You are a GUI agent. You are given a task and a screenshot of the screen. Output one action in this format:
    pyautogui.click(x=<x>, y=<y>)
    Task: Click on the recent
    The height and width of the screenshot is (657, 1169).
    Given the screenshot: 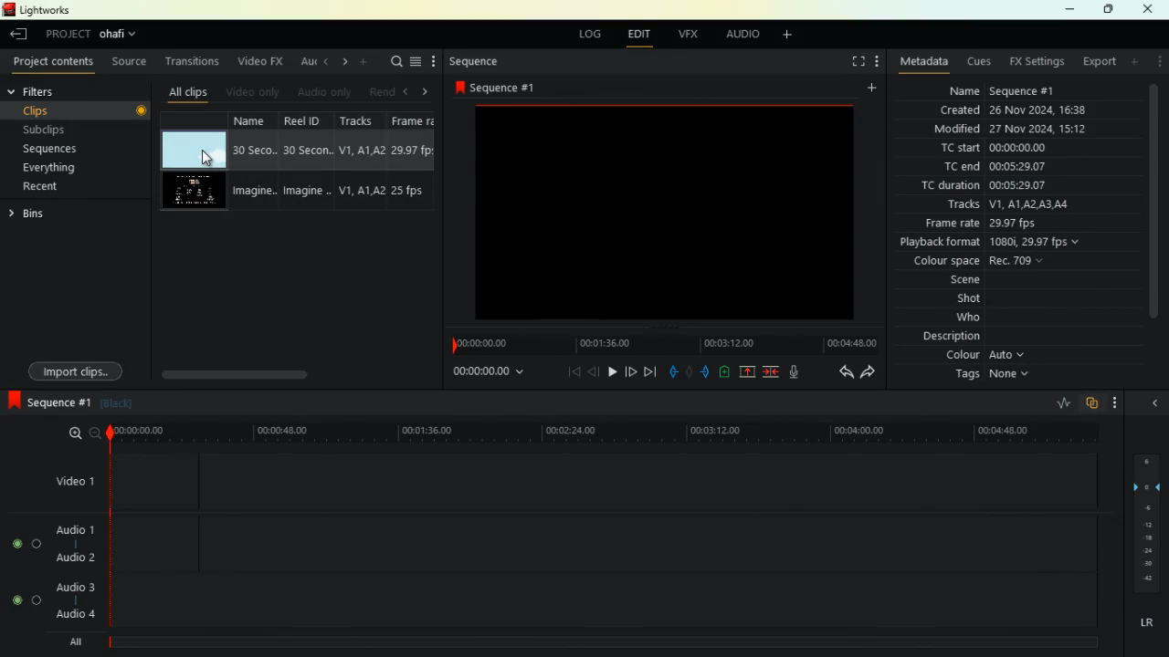 What is the action you would take?
    pyautogui.click(x=43, y=186)
    